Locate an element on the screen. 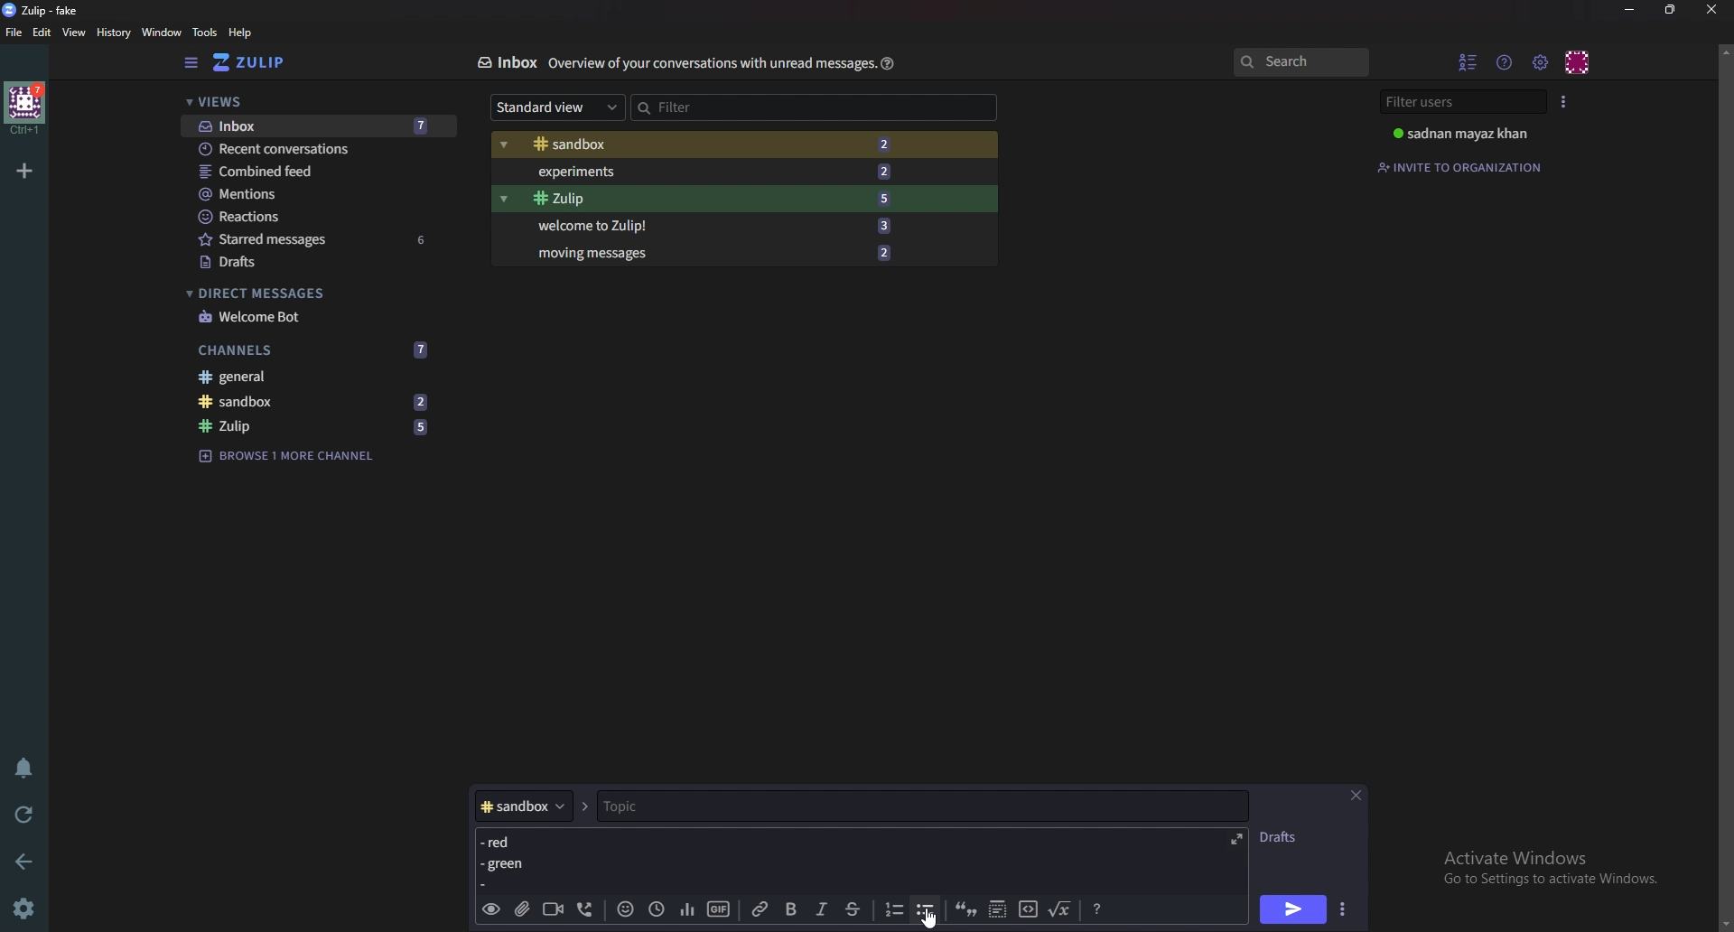  Zulip is located at coordinates (709, 199).